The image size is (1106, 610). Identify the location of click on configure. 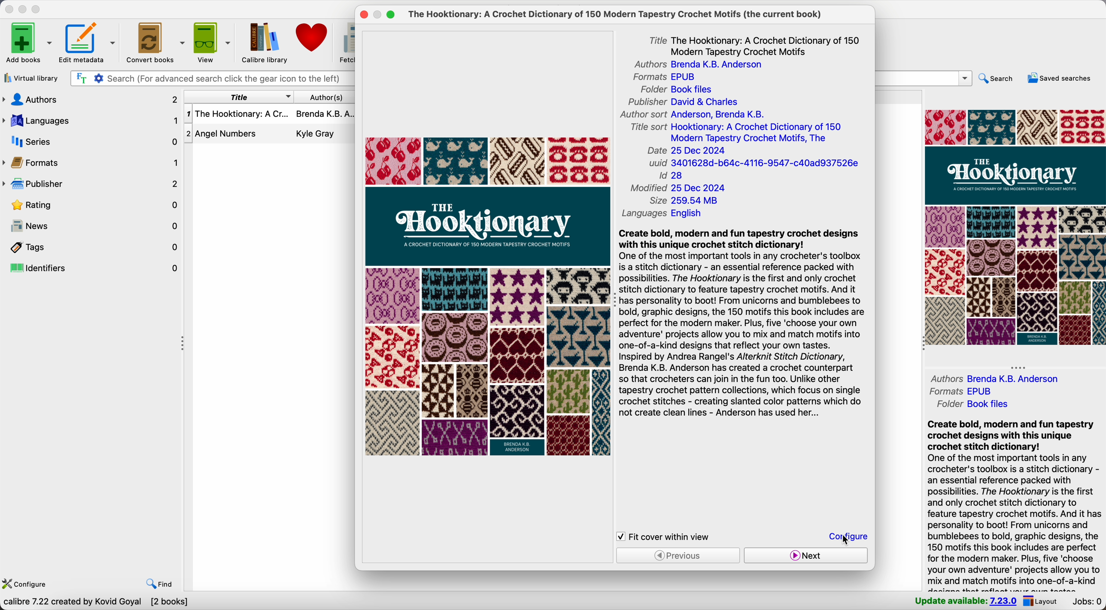
(850, 537).